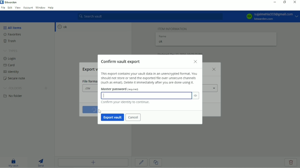 Image resolution: width=300 pixels, height=168 pixels. I want to click on ok, so click(62, 27).